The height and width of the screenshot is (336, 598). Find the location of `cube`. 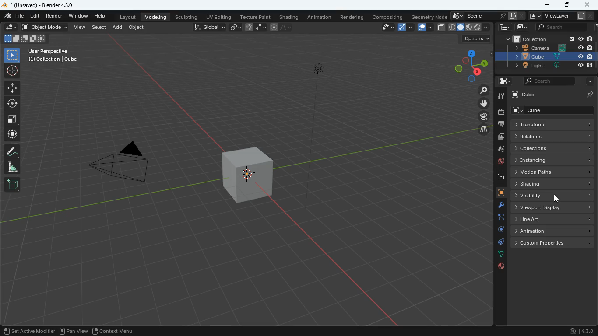

cube is located at coordinates (544, 57).